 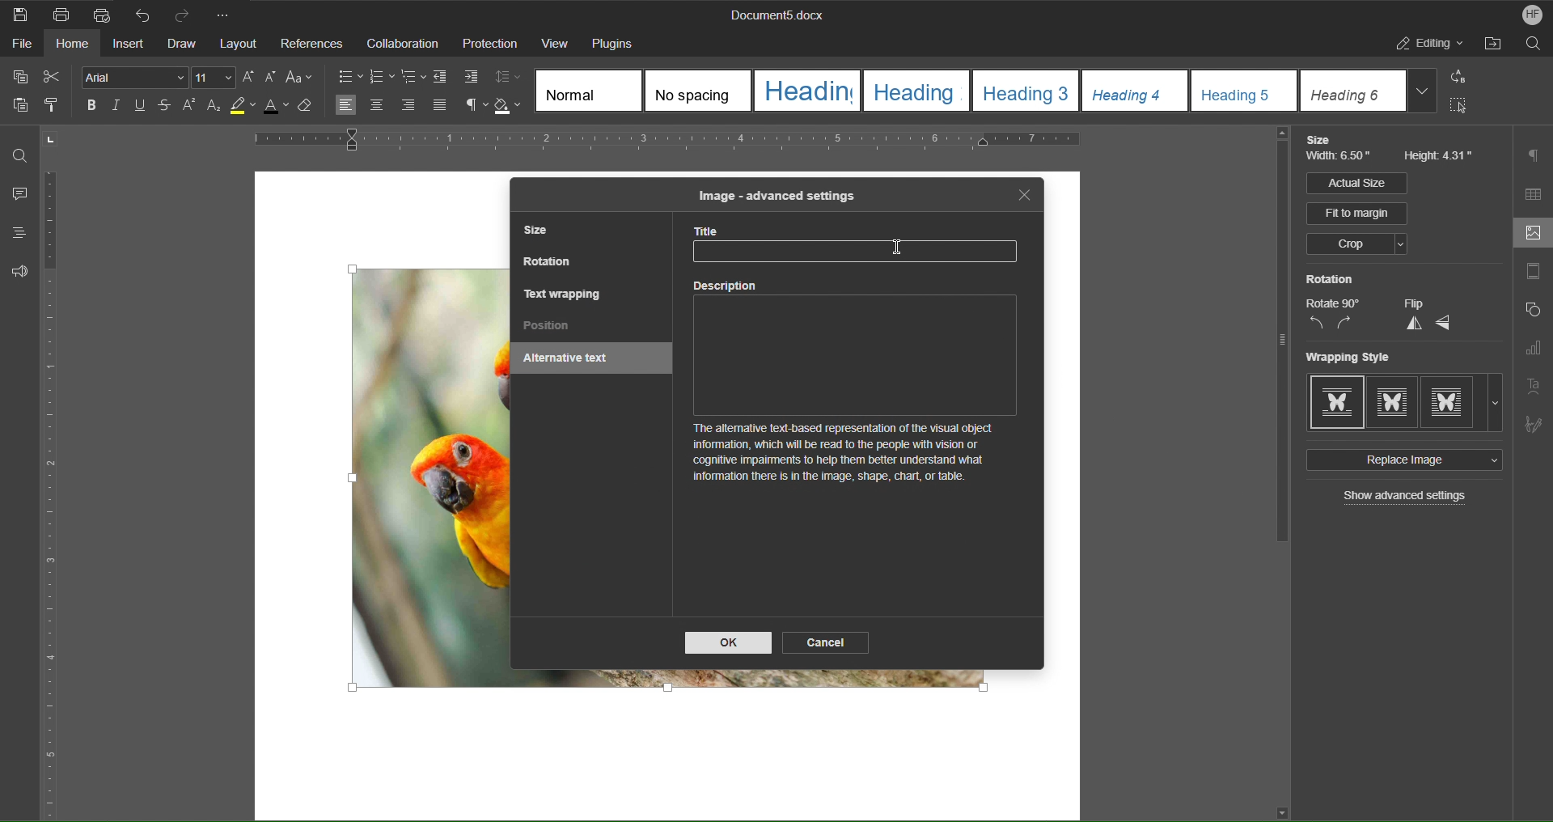 What do you see at coordinates (860, 390) in the screenshot?
I see `Description` at bounding box center [860, 390].